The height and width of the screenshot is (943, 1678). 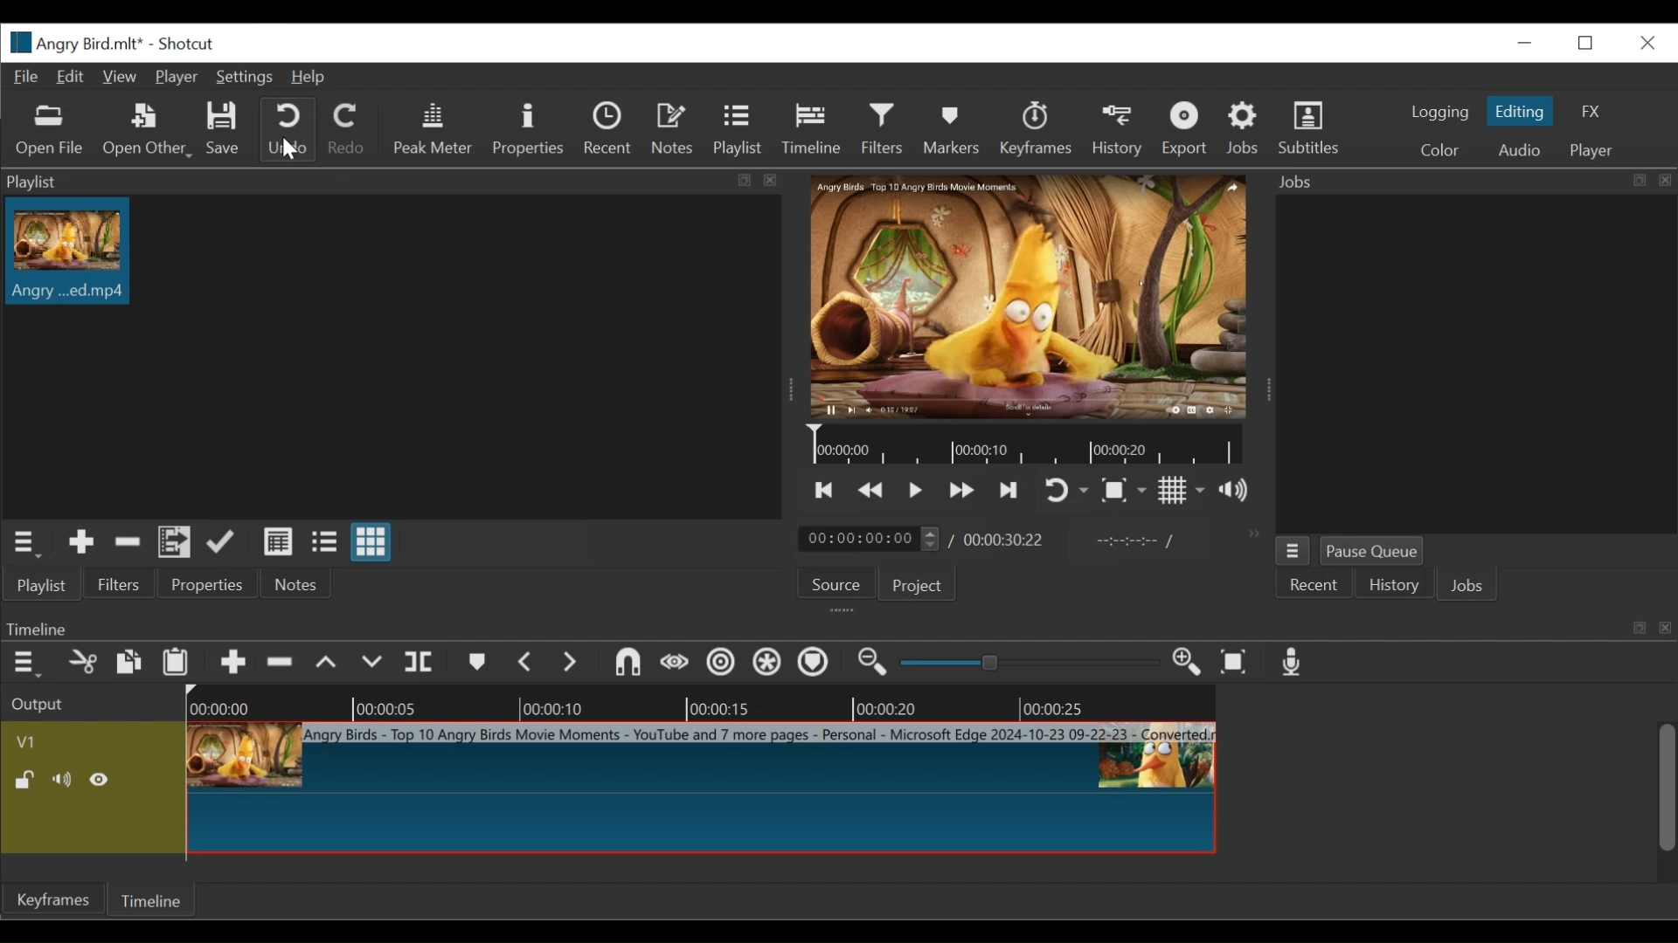 I want to click on (un)lock track, so click(x=27, y=781).